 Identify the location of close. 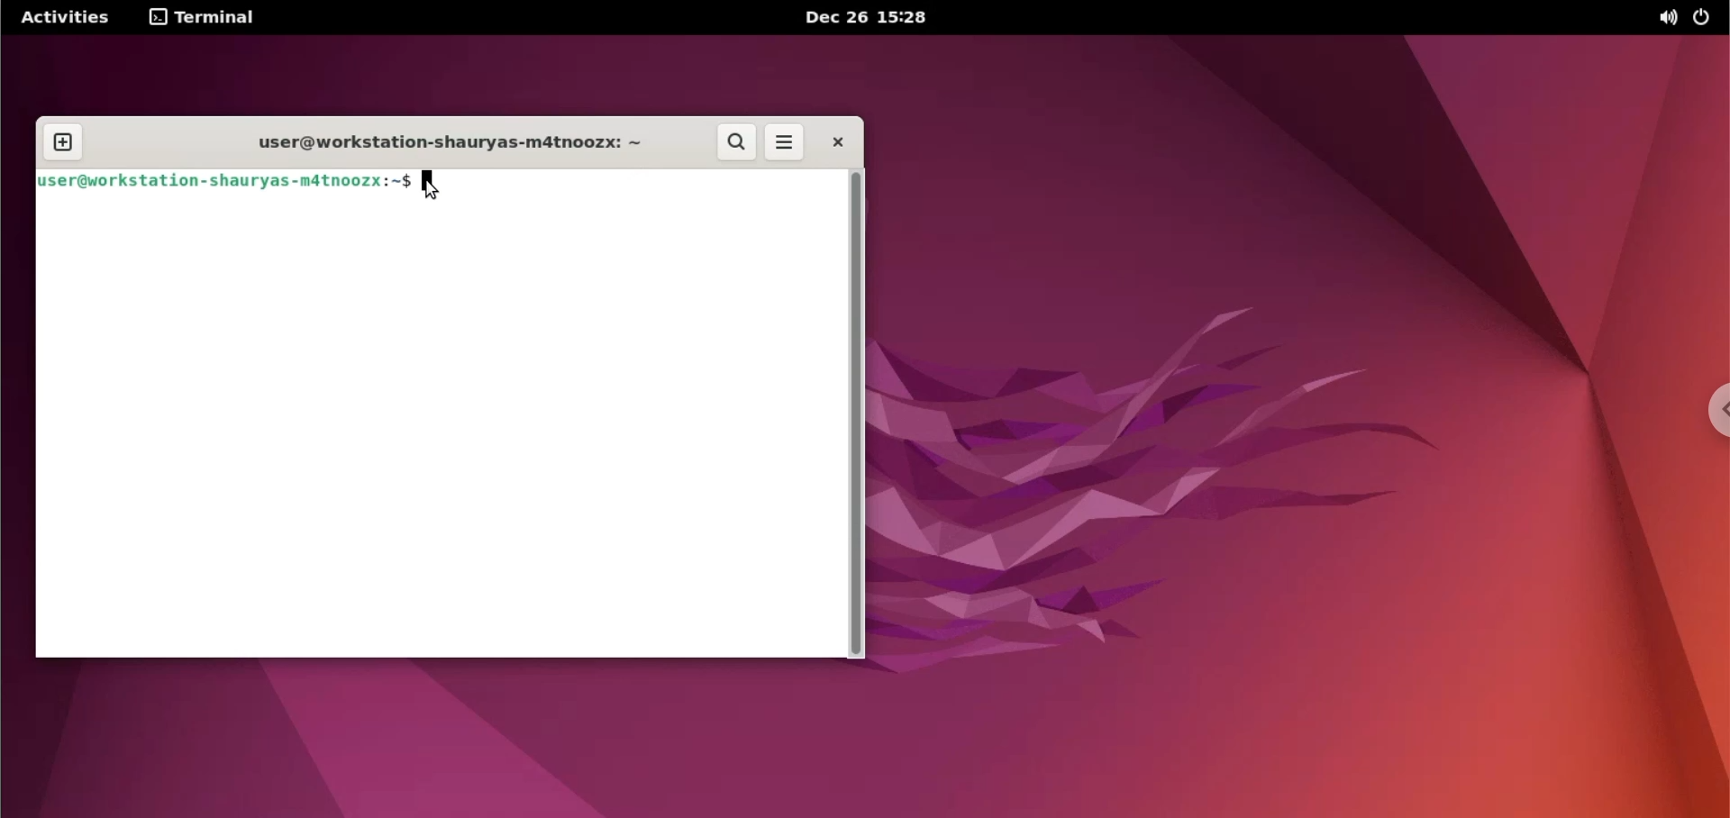
(830, 141).